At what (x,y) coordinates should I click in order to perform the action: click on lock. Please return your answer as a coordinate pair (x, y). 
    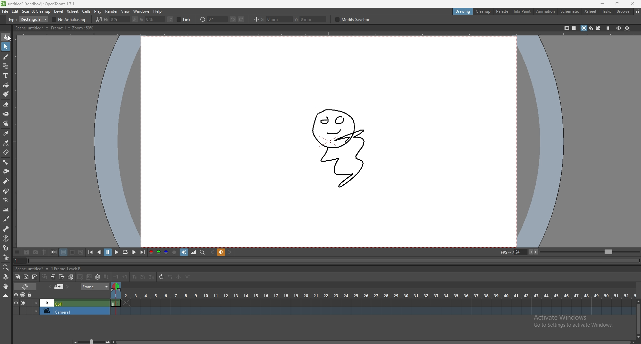
    Looking at the image, I should click on (30, 295).